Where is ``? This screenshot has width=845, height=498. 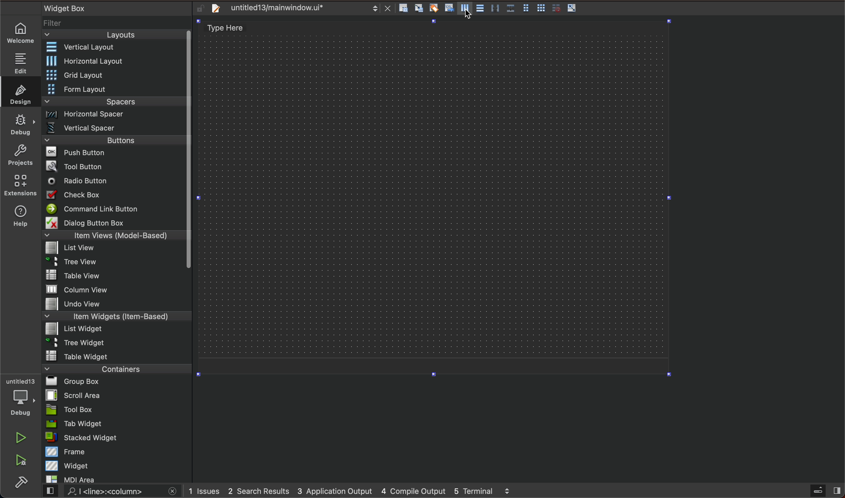
 is located at coordinates (573, 9).